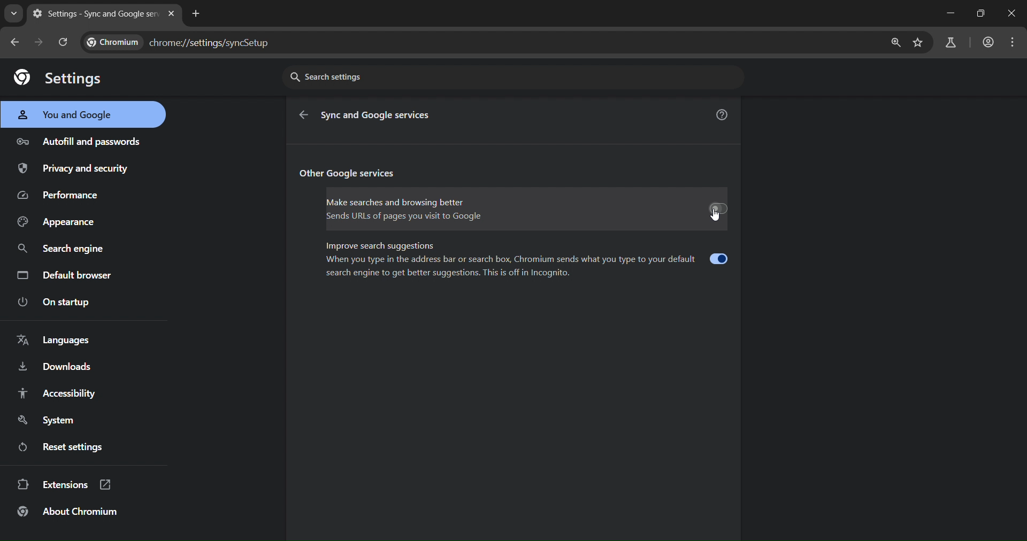  I want to click on on startup, so click(63, 302).